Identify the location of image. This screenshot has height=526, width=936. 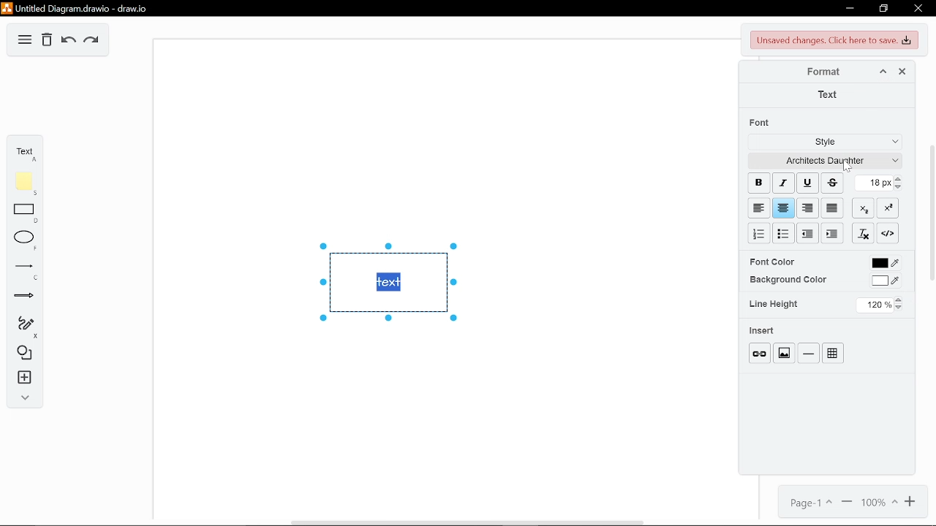
(784, 351).